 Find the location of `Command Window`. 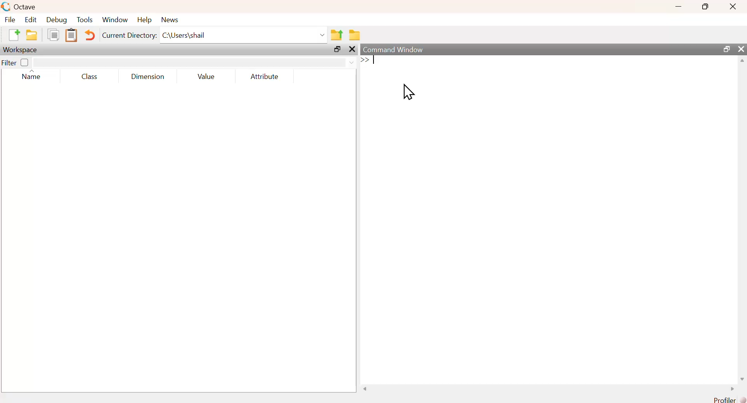

Command Window is located at coordinates (393, 49).